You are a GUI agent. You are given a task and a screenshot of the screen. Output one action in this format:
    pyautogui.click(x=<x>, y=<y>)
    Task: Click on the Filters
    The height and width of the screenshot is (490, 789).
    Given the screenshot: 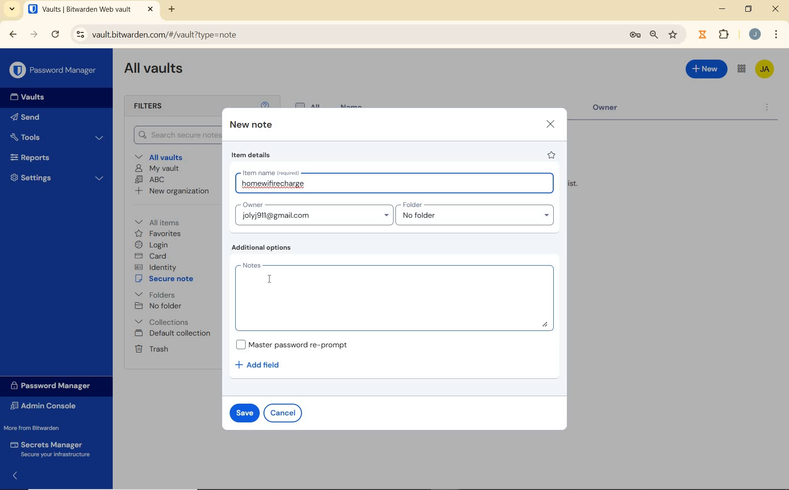 What is the action you would take?
    pyautogui.click(x=159, y=107)
    